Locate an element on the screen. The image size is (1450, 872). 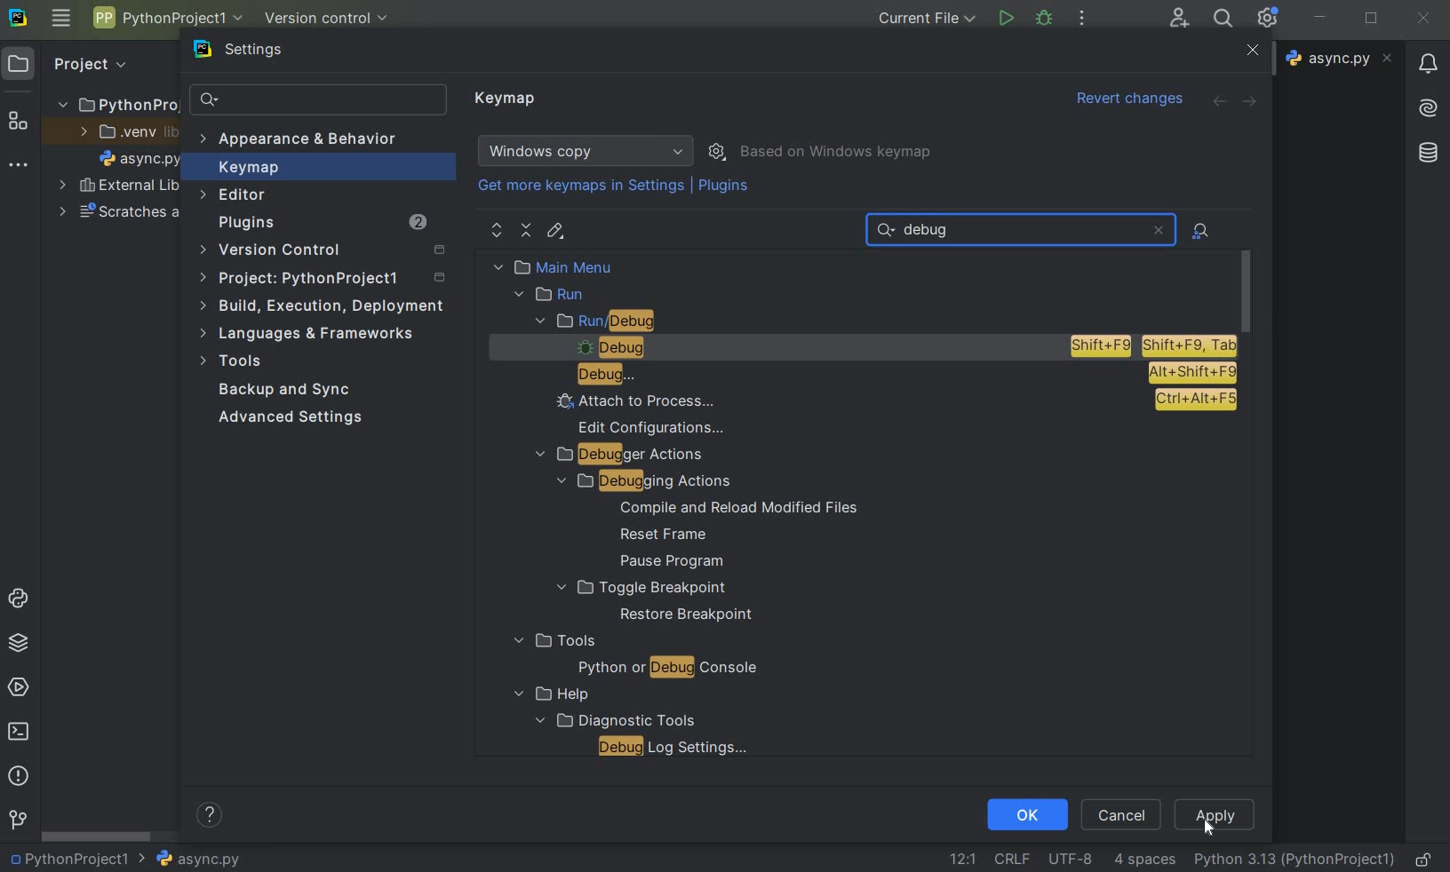
toggle breakpoint is located at coordinates (641, 588).